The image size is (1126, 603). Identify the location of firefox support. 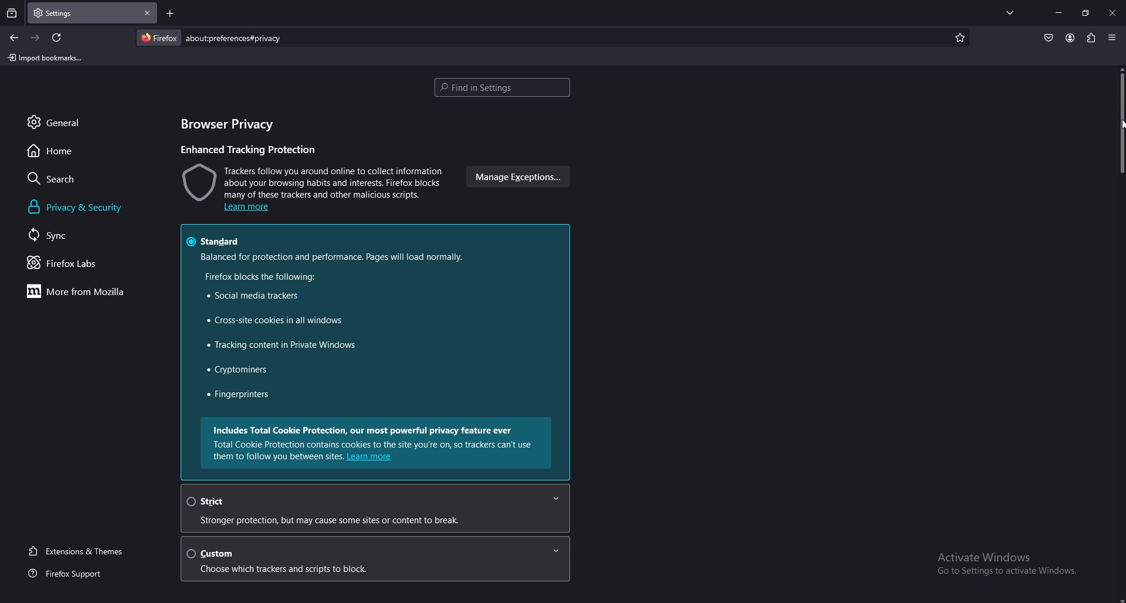
(69, 574).